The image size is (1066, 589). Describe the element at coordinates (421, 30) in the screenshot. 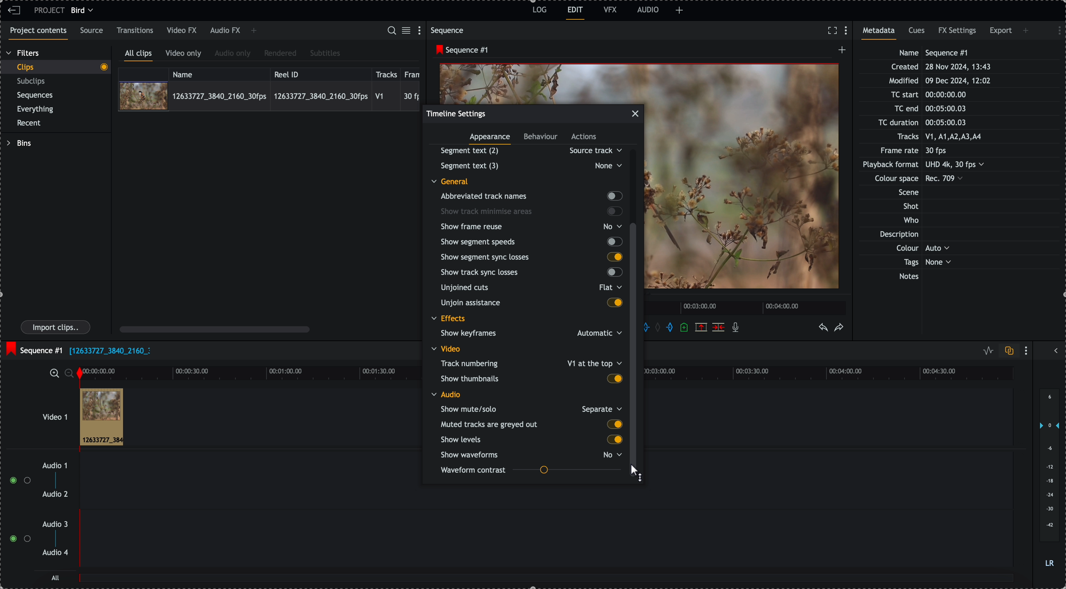

I see `show settings menu` at that location.